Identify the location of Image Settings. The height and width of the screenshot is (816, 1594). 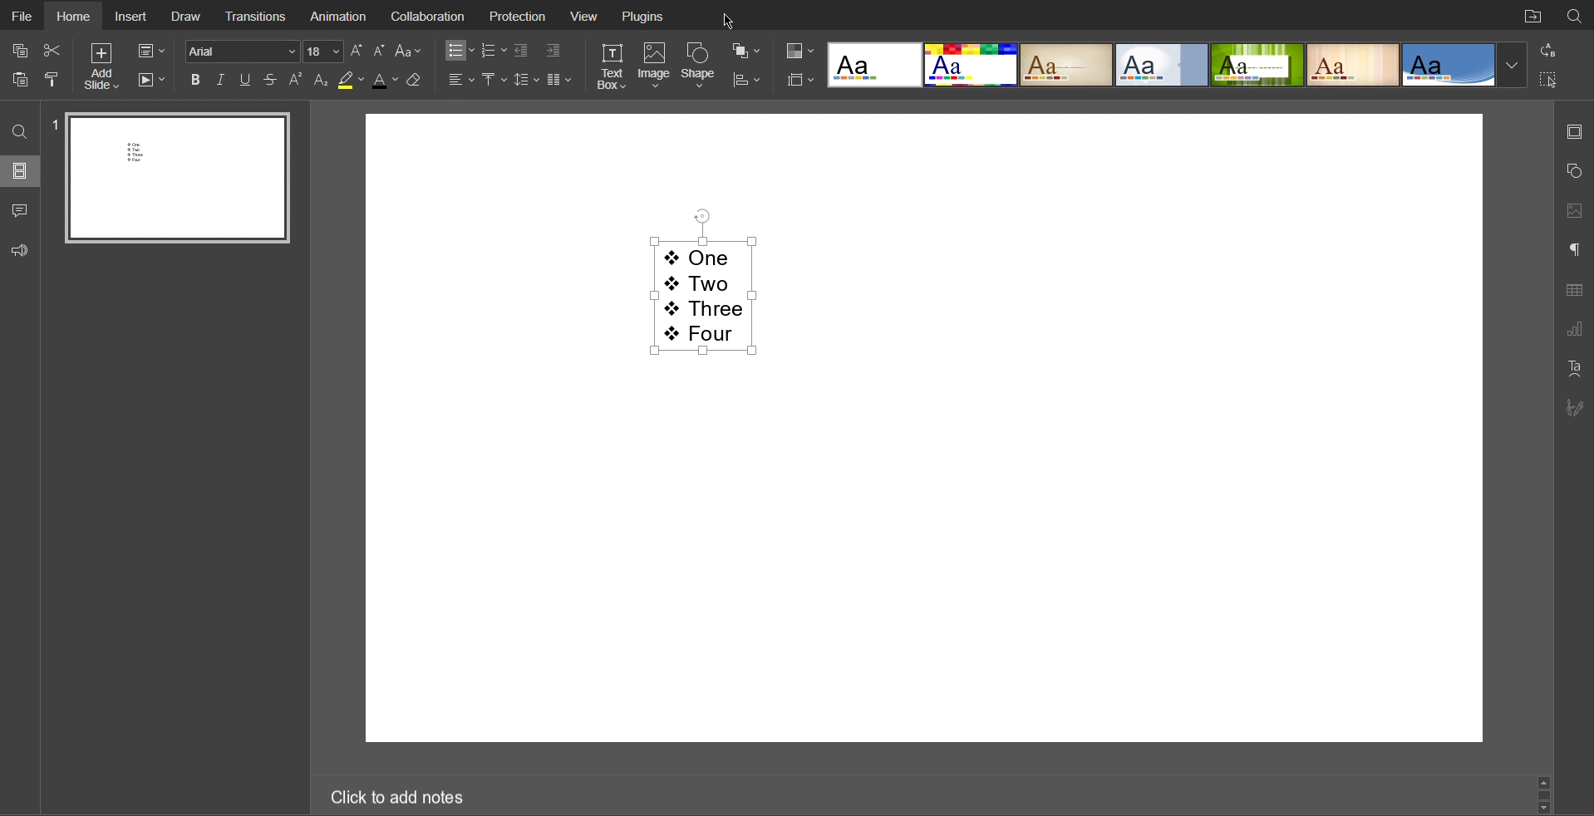
(1572, 210).